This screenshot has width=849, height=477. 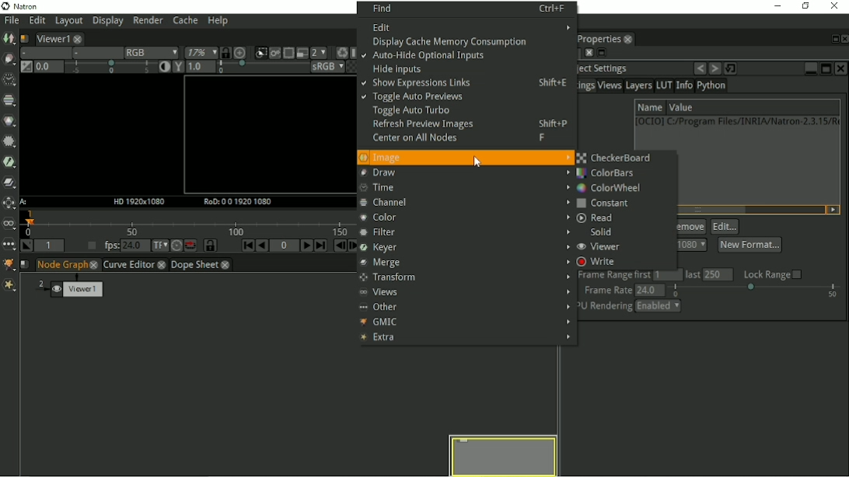 What do you see at coordinates (161, 68) in the screenshot?
I see `Auto contrast` at bounding box center [161, 68].